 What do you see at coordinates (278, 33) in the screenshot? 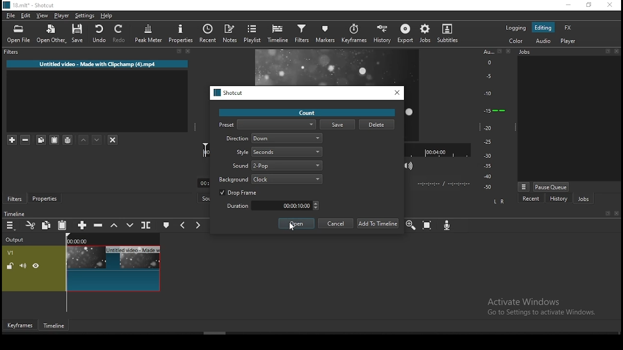
I see `timeline` at bounding box center [278, 33].